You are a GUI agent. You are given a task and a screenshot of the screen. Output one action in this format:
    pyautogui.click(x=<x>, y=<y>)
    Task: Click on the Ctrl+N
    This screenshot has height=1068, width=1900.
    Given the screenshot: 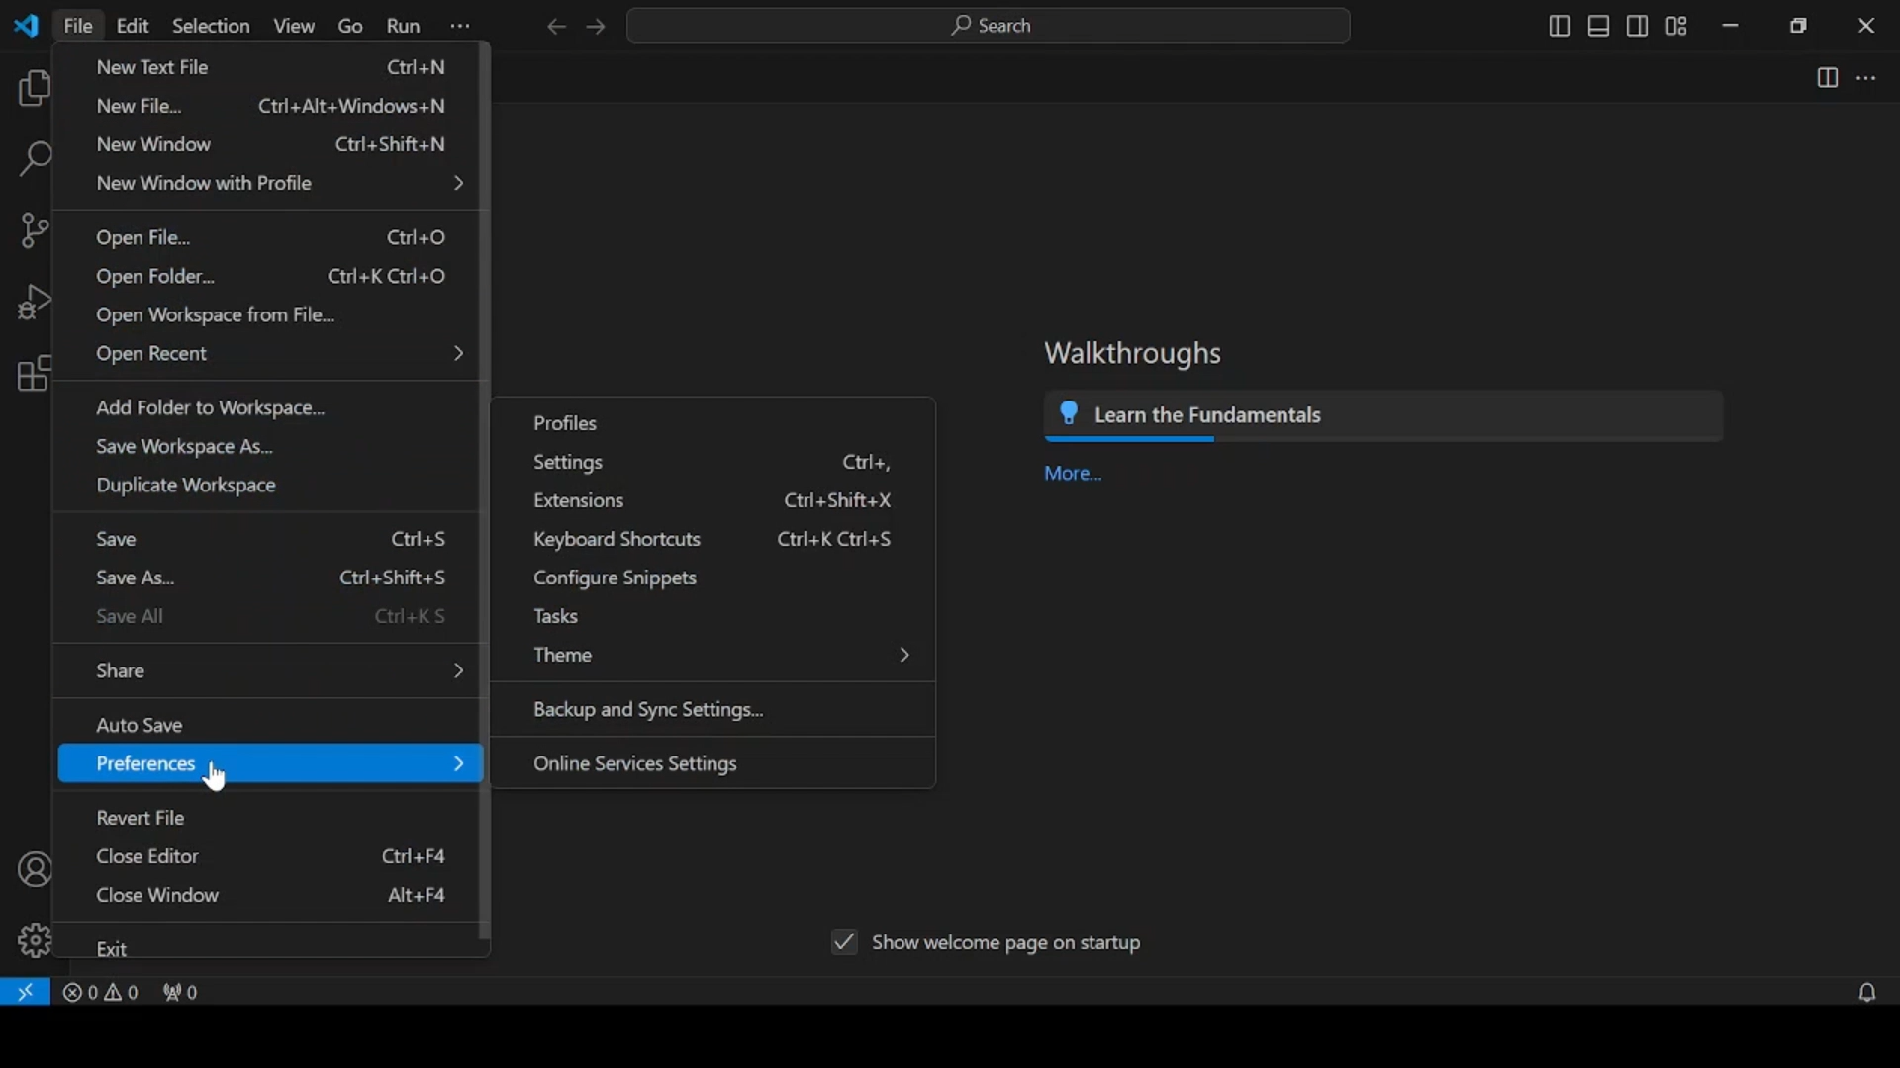 What is the action you would take?
    pyautogui.click(x=418, y=67)
    